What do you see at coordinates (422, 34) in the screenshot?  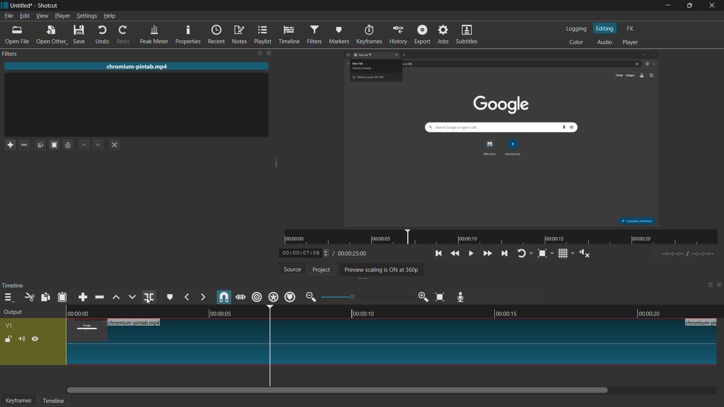 I see `export` at bounding box center [422, 34].